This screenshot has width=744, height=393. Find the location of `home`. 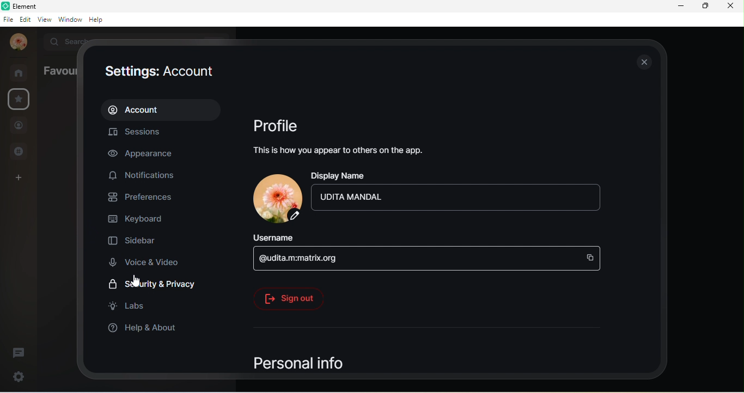

home is located at coordinates (22, 73).